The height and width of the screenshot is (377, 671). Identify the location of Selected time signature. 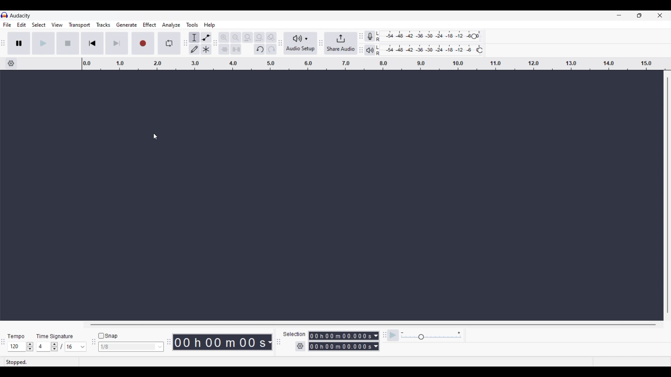
(72, 347).